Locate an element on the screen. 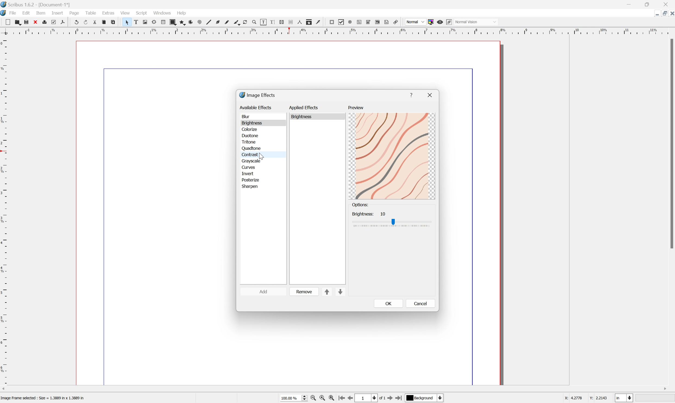  posterize is located at coordinates (250, 179).